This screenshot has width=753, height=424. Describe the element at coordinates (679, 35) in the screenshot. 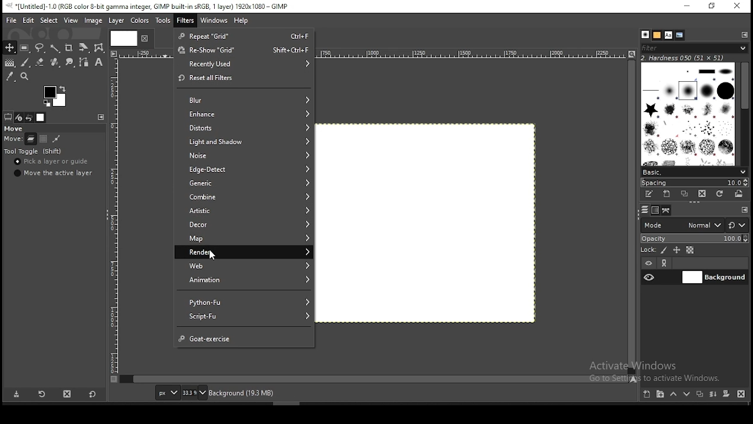

I see `document history` at that location.